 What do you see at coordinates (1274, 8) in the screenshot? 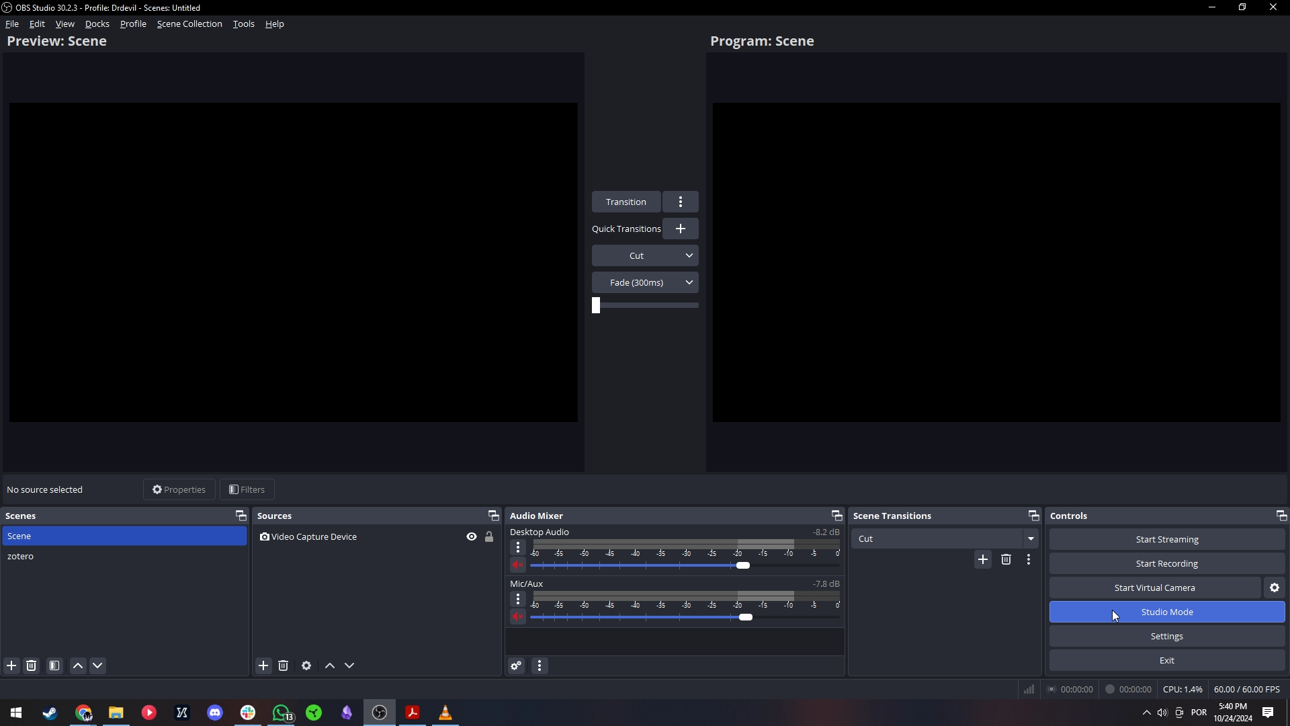
I see `Close` at bounding box center [1274, 8].